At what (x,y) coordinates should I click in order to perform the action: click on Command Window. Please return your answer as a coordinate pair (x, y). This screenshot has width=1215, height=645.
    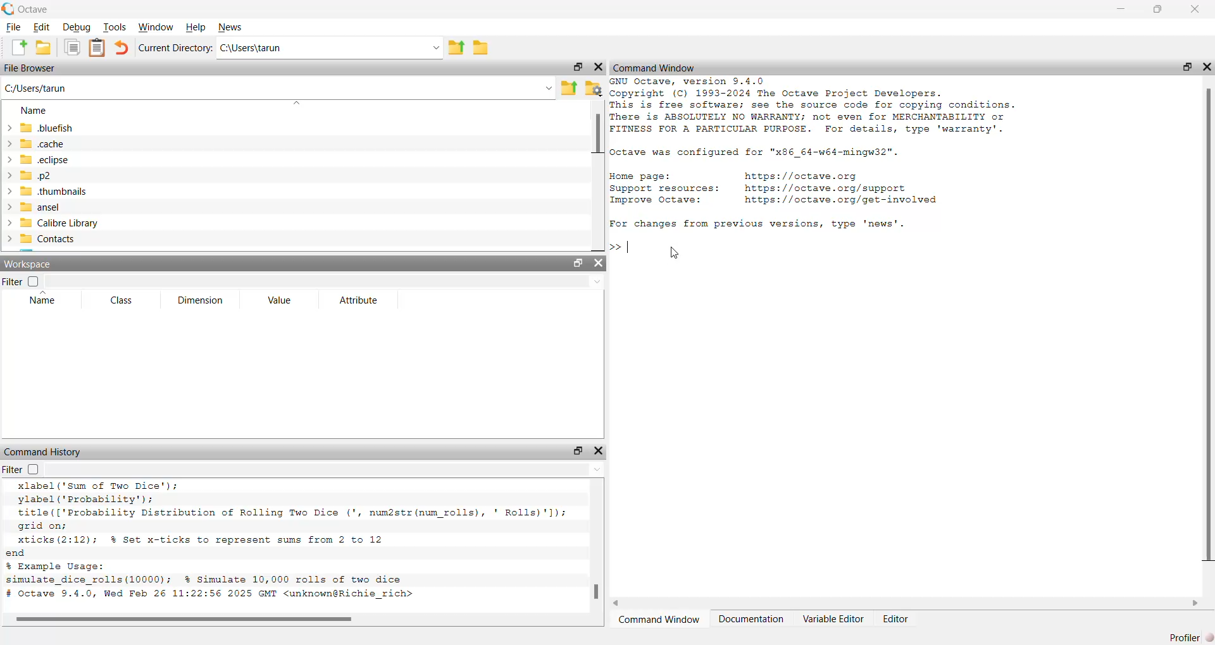
    Looking at the image, I should click on (656, 67).